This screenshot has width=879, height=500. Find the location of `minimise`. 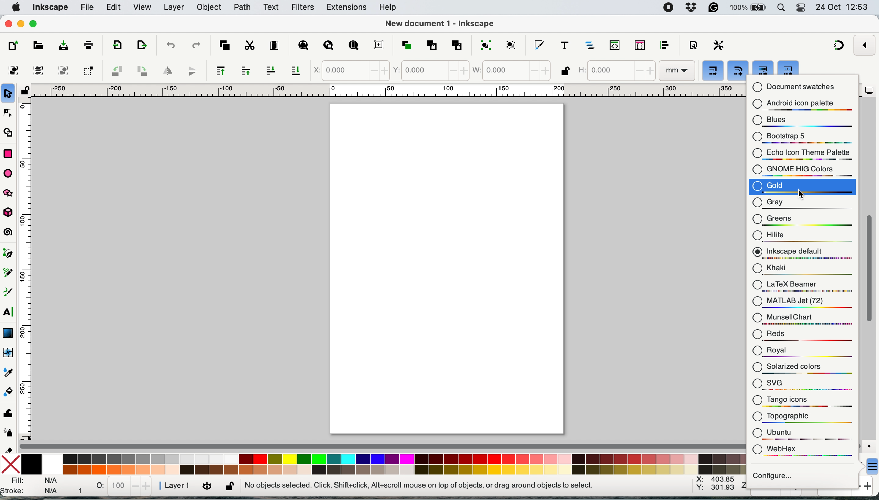

minimise is located at coordinates (21, 25).